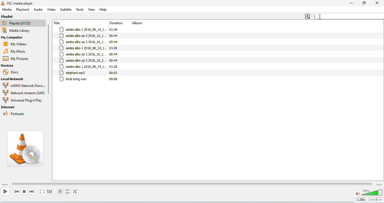 The height and width of the screenshot is (203, 384). Describe the element at coordinates (73, 73) in the screenshot. I see `elephant.mp3` at that location.